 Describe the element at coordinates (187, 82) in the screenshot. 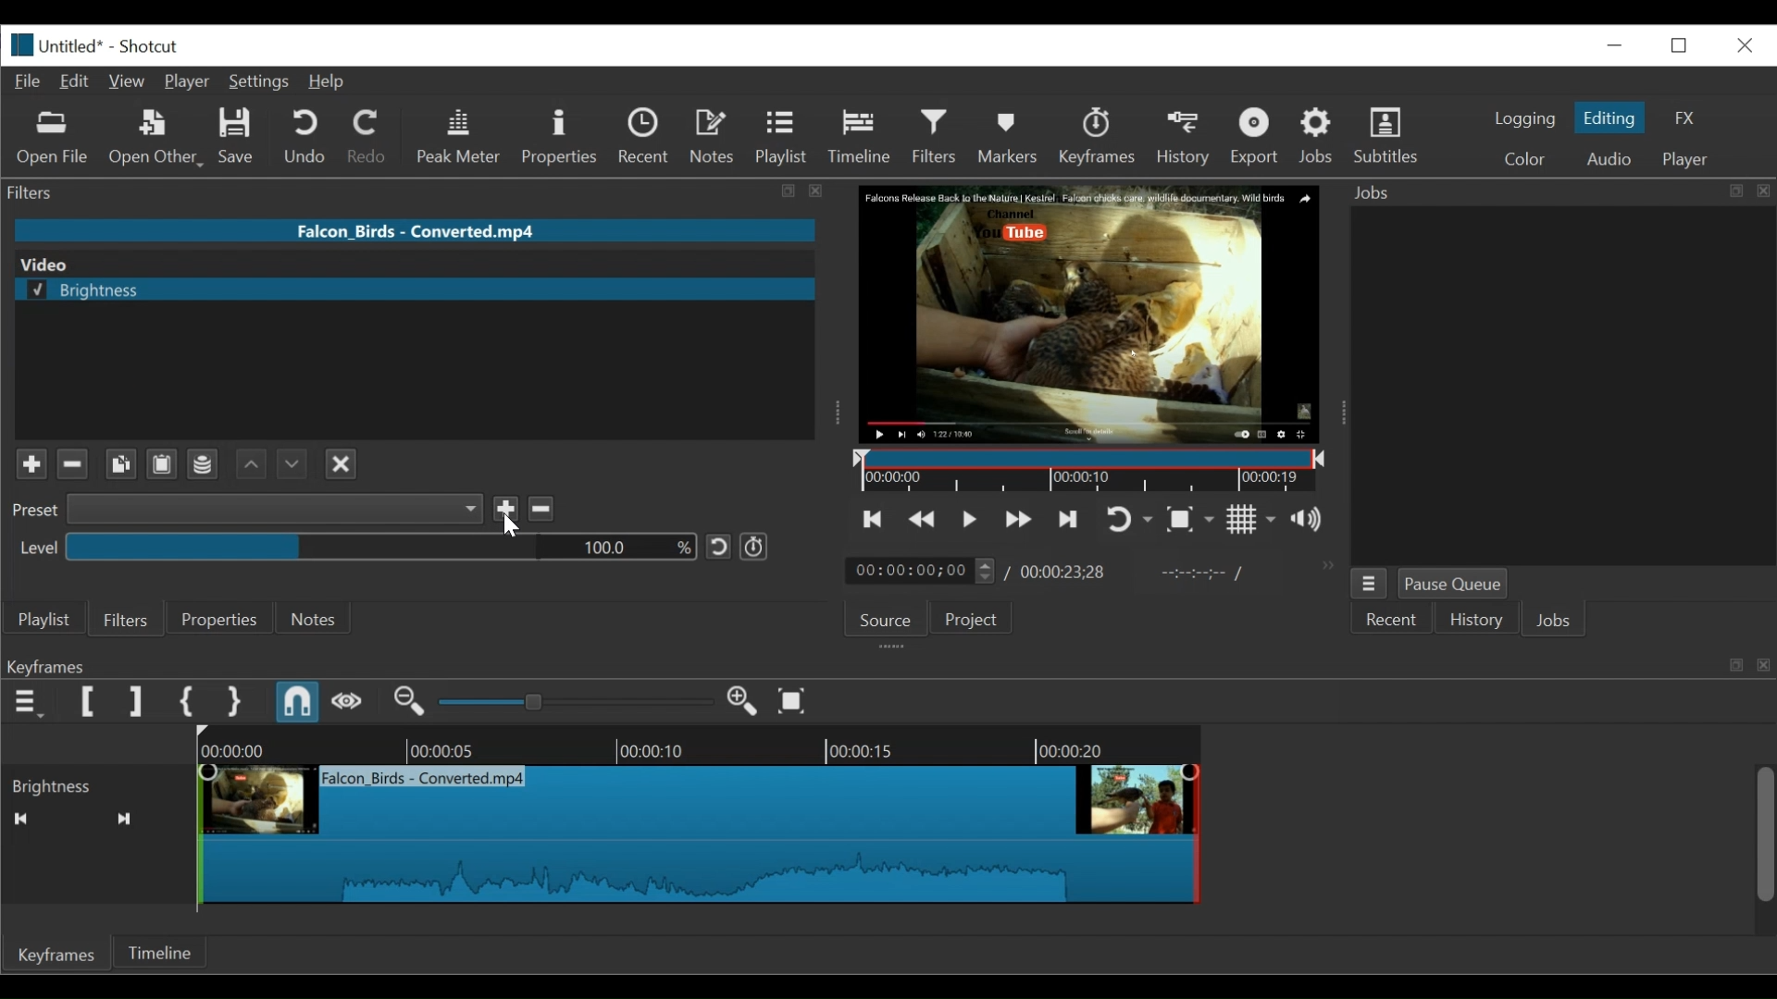

I see `Player` at that location.